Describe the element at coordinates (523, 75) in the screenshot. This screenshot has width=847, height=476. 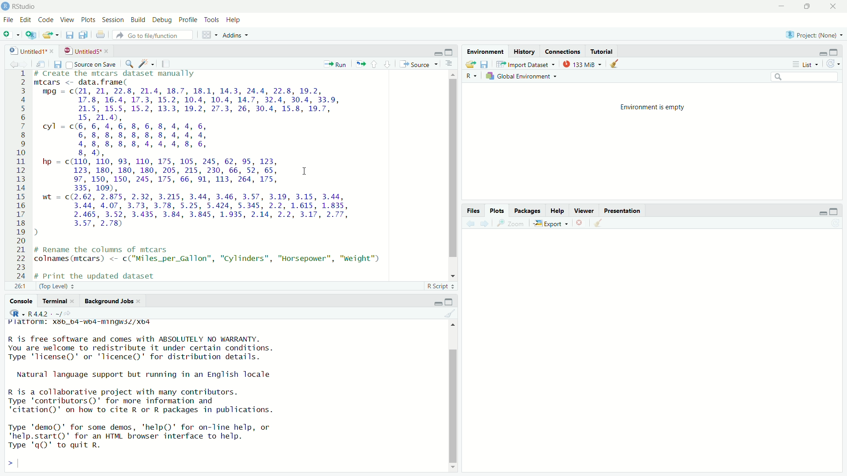
I see `Global Environment «=` at that location.